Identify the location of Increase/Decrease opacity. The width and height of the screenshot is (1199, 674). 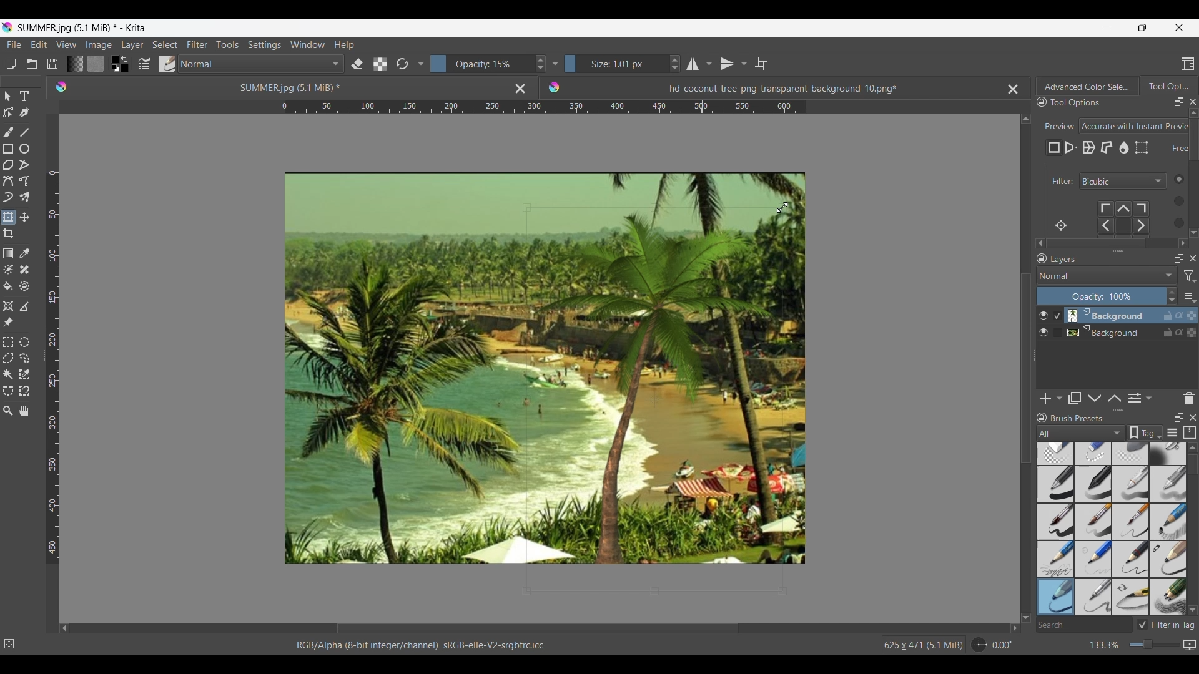
(488, 64).